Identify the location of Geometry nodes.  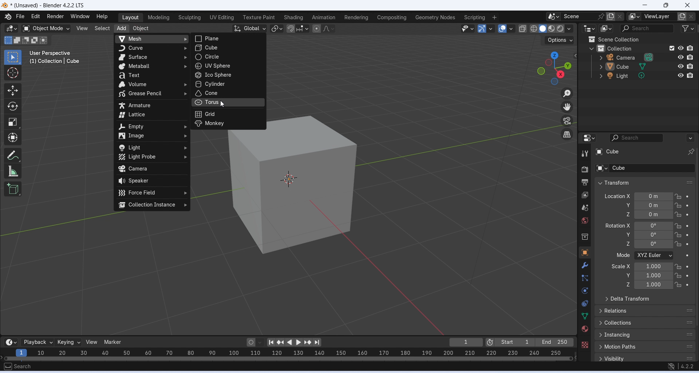
(436, 17).